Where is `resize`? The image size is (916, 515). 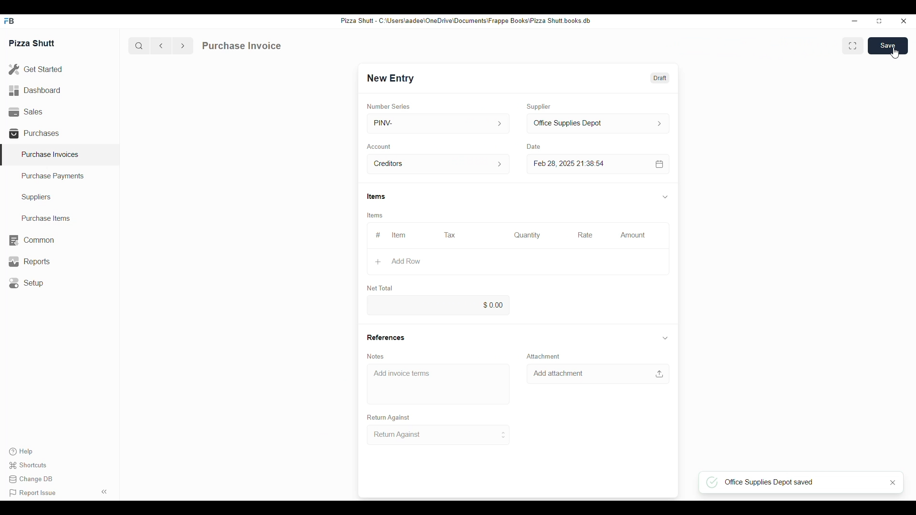
resize is located at coordinates (878, 21).